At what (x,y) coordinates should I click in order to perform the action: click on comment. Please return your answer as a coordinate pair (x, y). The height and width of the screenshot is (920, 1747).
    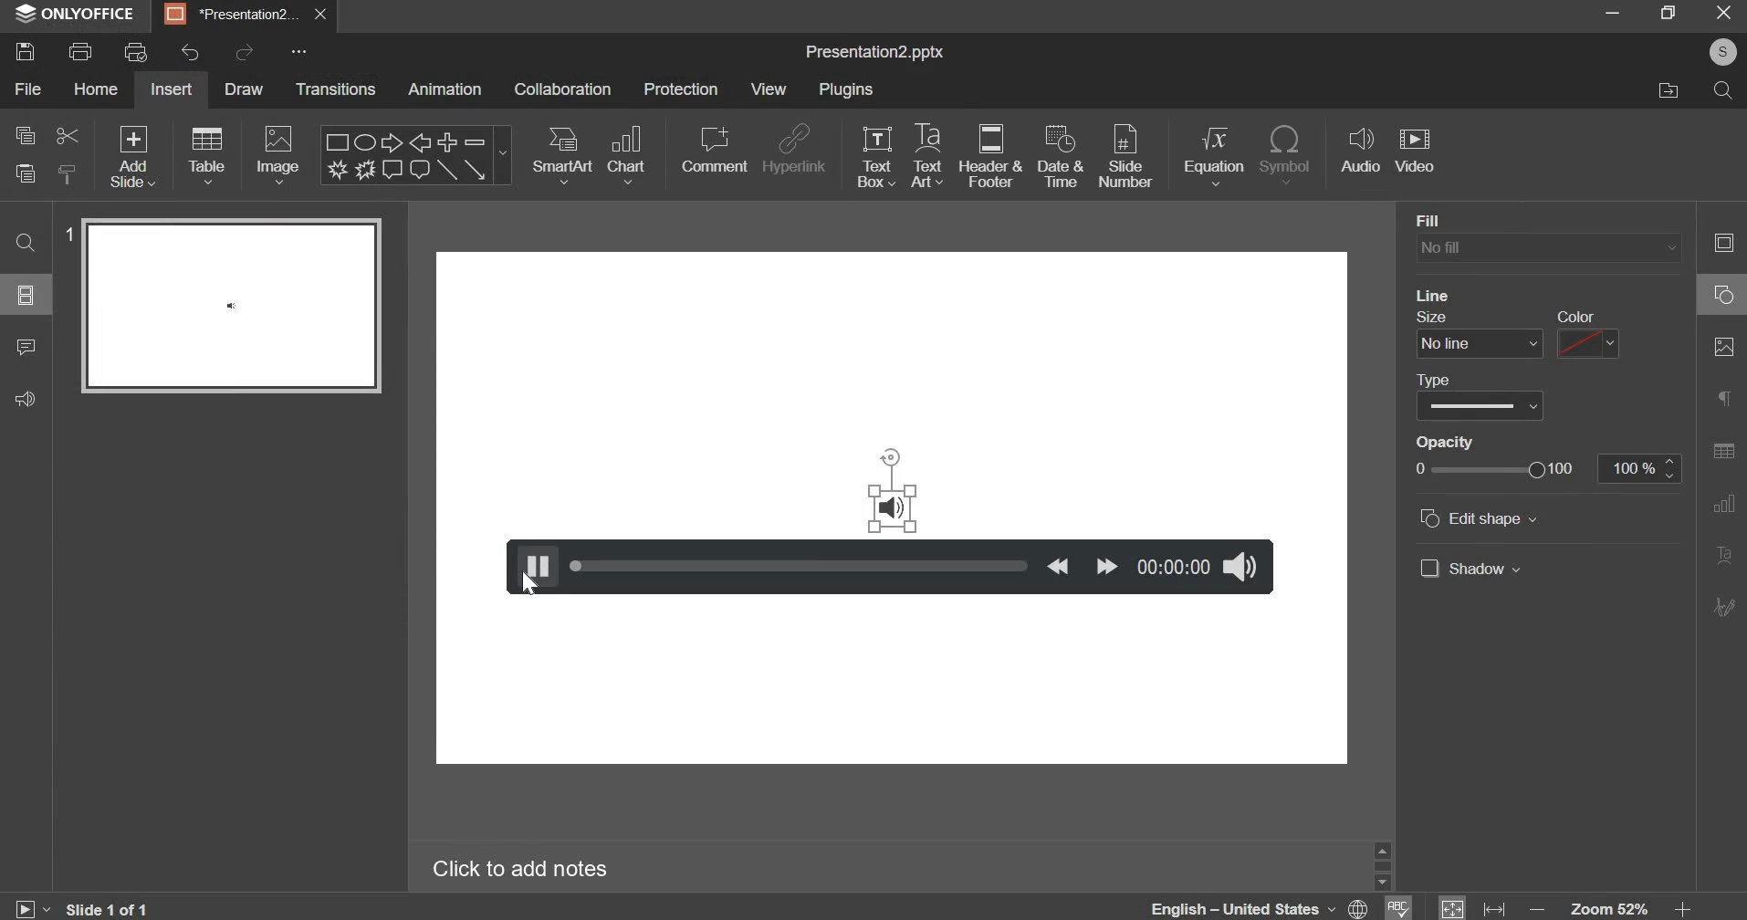
    Looking at the image, I should click on (716, 144).